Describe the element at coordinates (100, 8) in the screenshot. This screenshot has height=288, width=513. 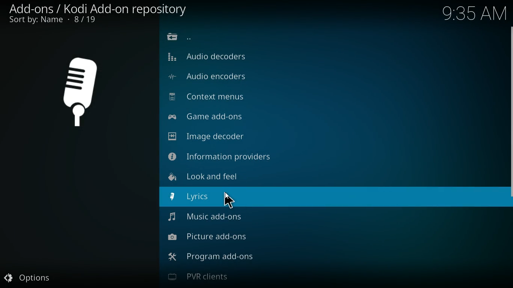
I see `add-ons` at that location.